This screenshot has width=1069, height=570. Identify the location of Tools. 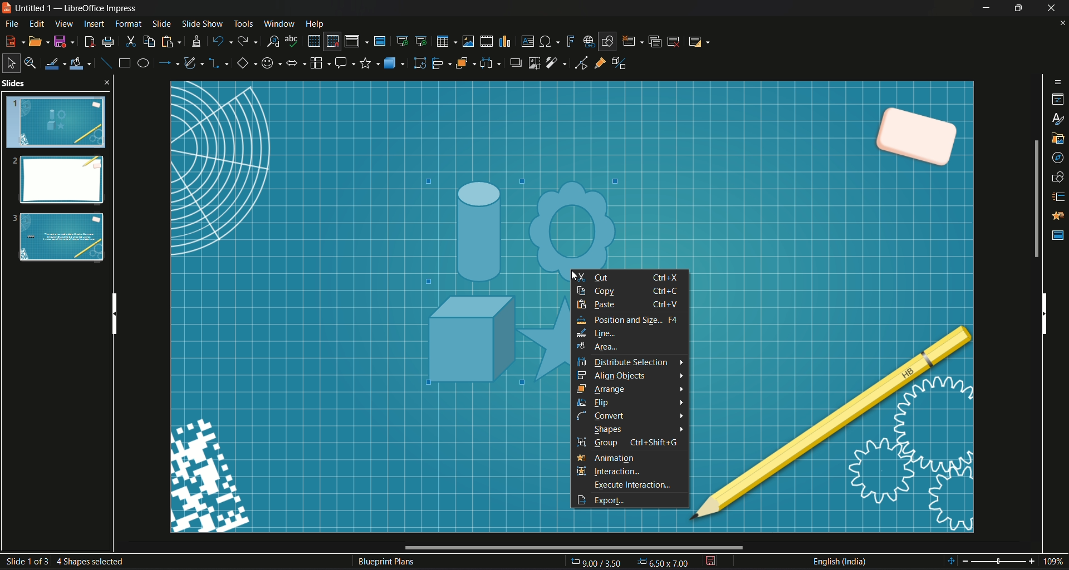
(243, 22).